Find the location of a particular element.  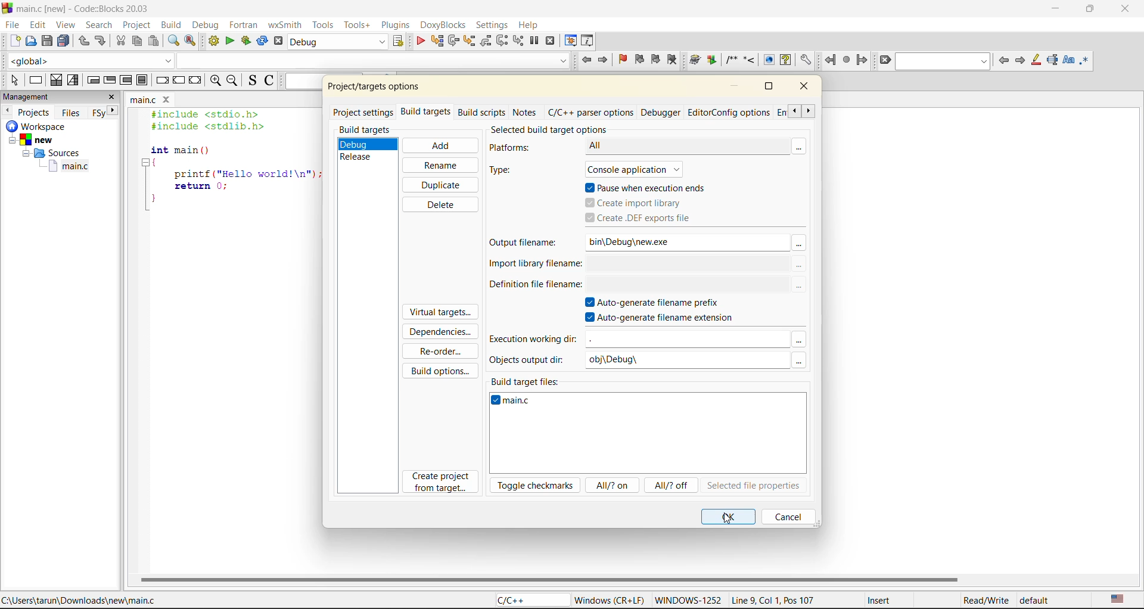

zoom out is located at coordinates (233, 82).